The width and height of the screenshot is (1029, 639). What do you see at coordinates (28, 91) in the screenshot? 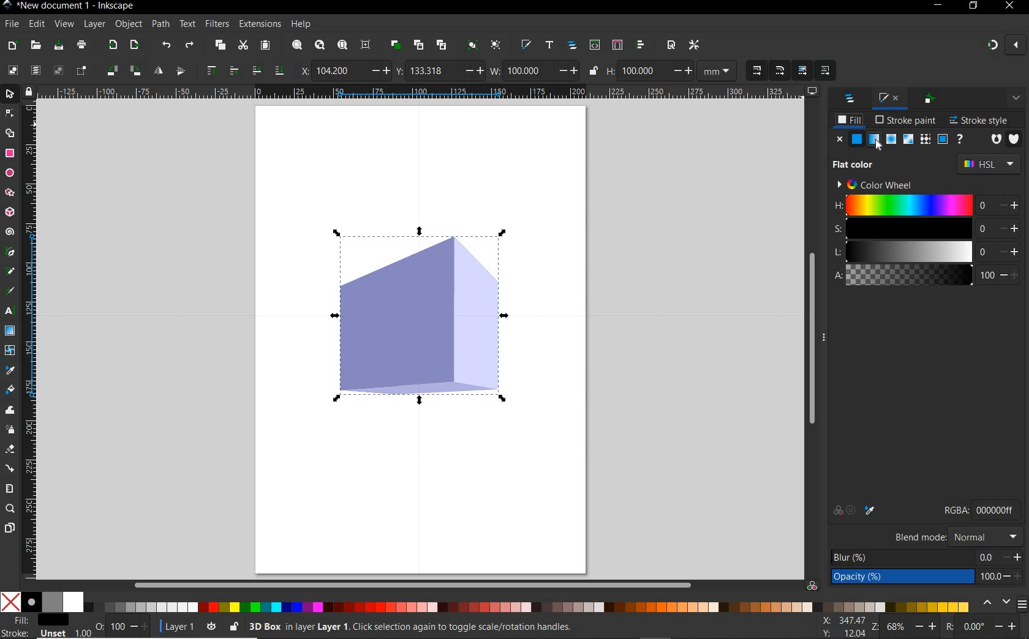
I see `lock` at bounding box center [28, 91].